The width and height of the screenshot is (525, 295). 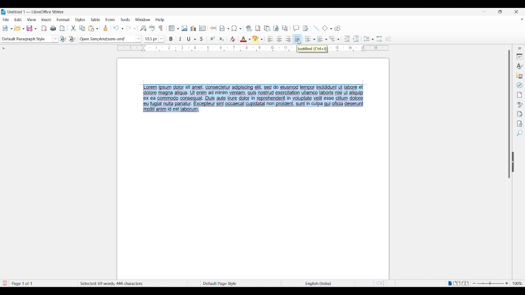 What do you see at coordinates (73, 39) in the screenshot?
I see `New style from selection` at bounding box center [73, 39].